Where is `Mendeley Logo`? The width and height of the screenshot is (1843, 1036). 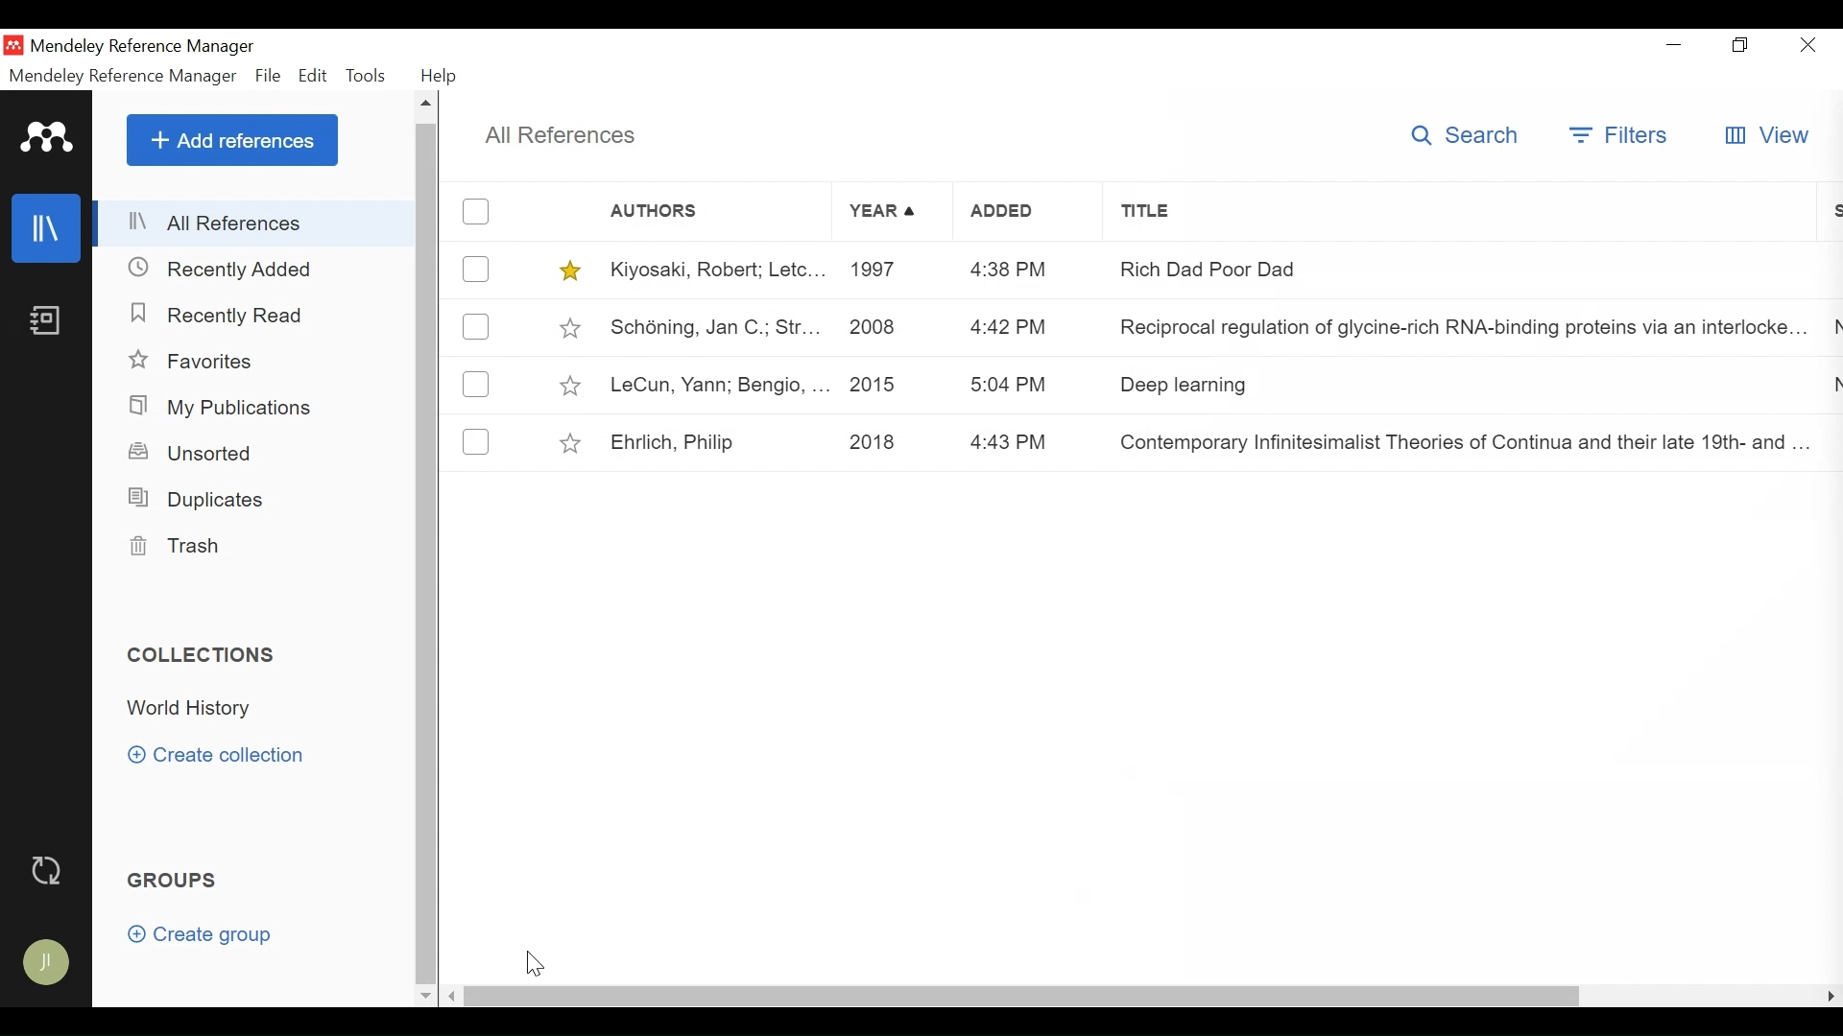
Mendeley Logo is located at coordinates (47, 137).